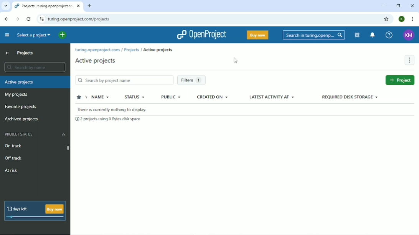 This screenshot has width=419, height=235. Describe the element at coordinates (173, 97) in the screenshot. I see `Public` at that location.